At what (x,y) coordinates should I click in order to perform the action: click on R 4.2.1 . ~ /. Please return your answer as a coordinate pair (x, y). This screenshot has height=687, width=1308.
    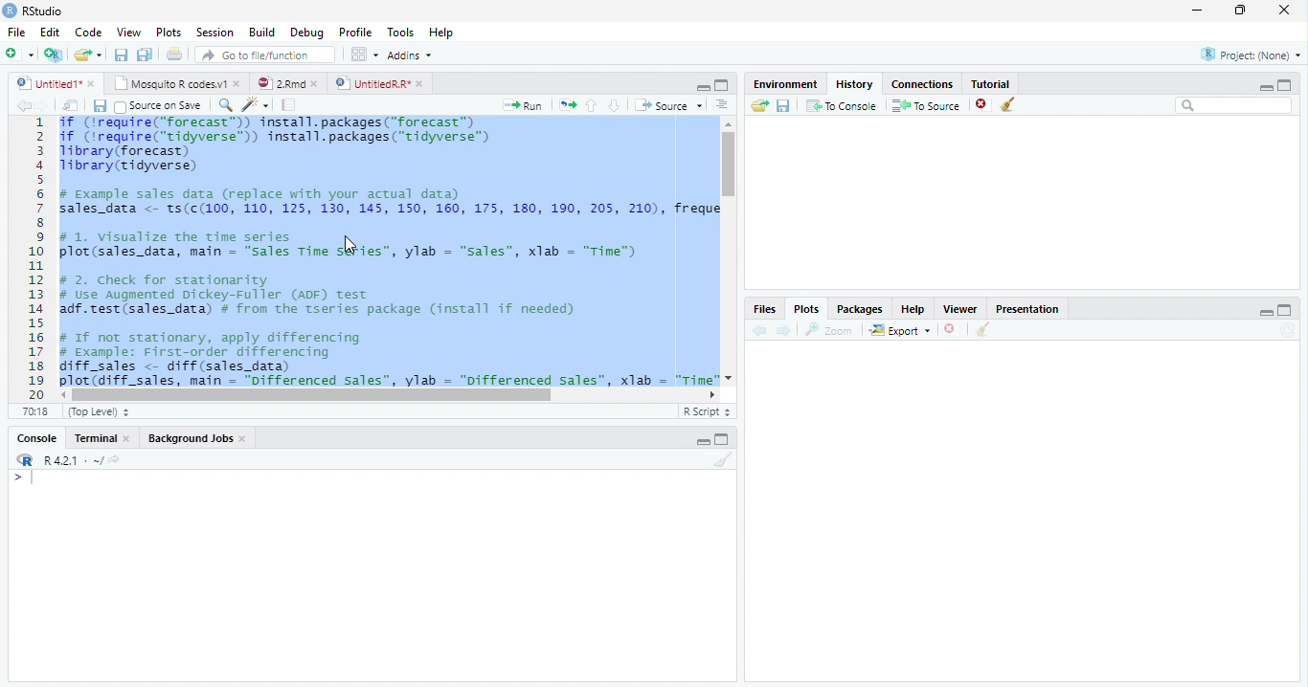
    Looking at the image, I should click on (73, 461).